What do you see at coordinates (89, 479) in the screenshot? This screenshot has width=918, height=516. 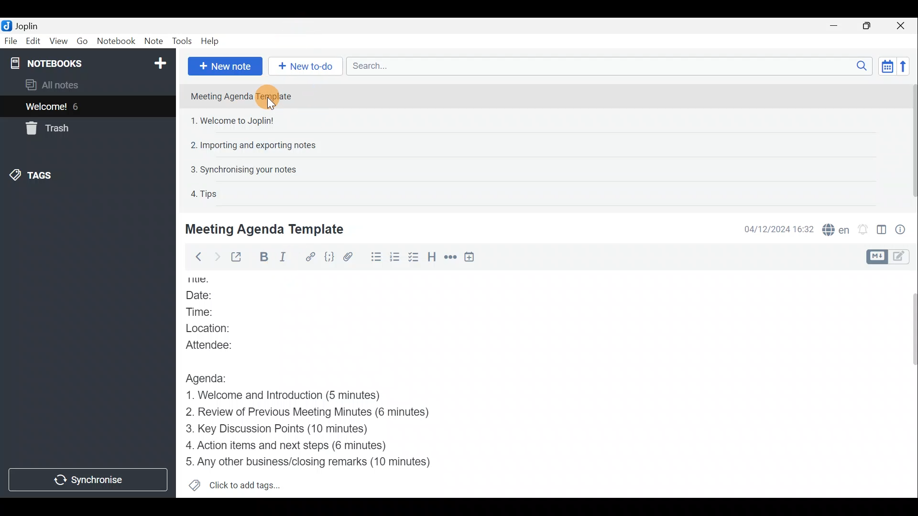 I see `Synchronise` at bounding box center [89, 479].